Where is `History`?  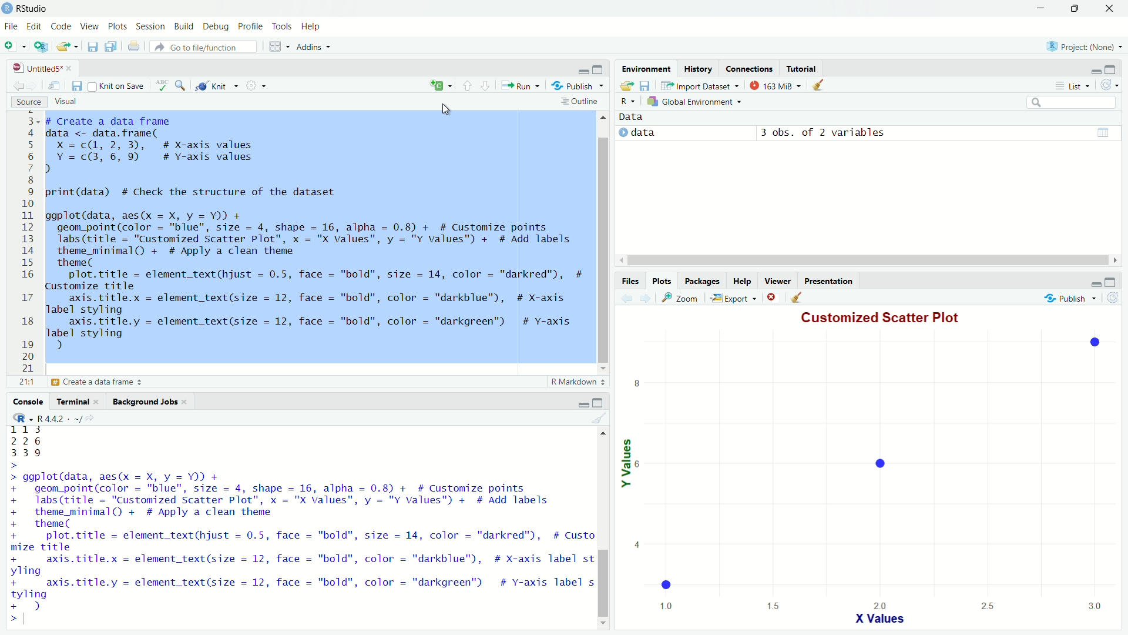 History is located at coordinates (697, 69).